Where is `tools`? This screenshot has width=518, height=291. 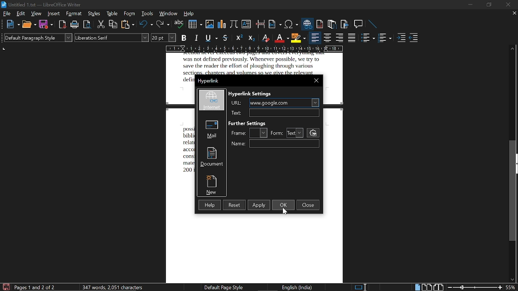
tools is located at coordinates (148, 14).